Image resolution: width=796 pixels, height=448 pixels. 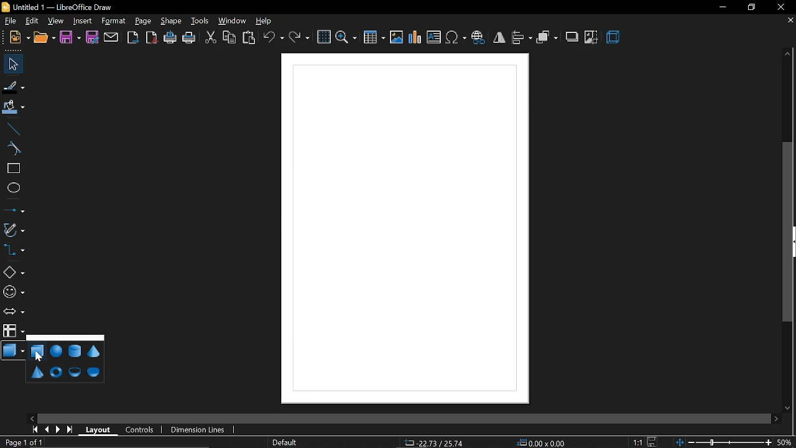 I want to click on view, so click(x=57, y=21).